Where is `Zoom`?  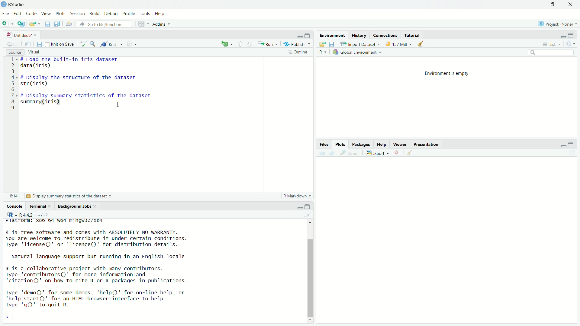 Zoom is located at coordinates (349, 153).